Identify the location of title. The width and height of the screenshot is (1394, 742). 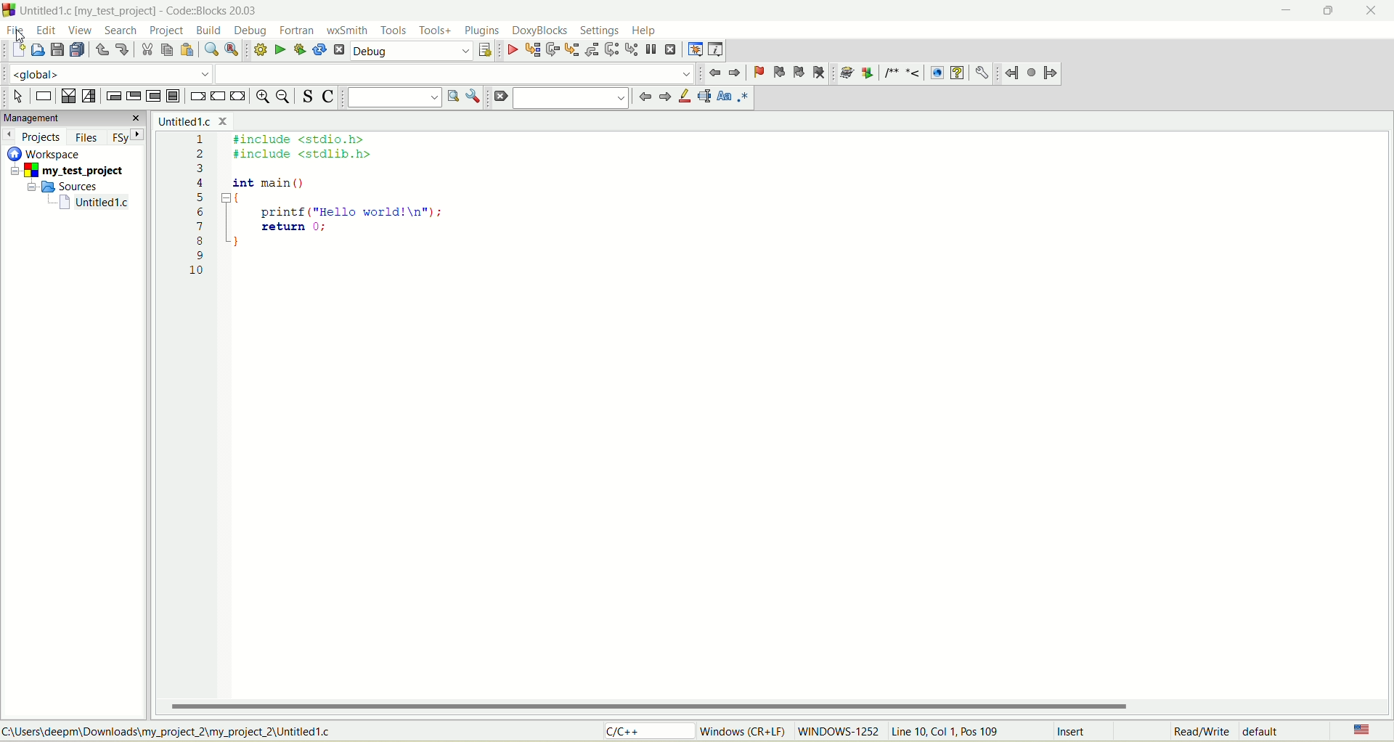
(95, 203).